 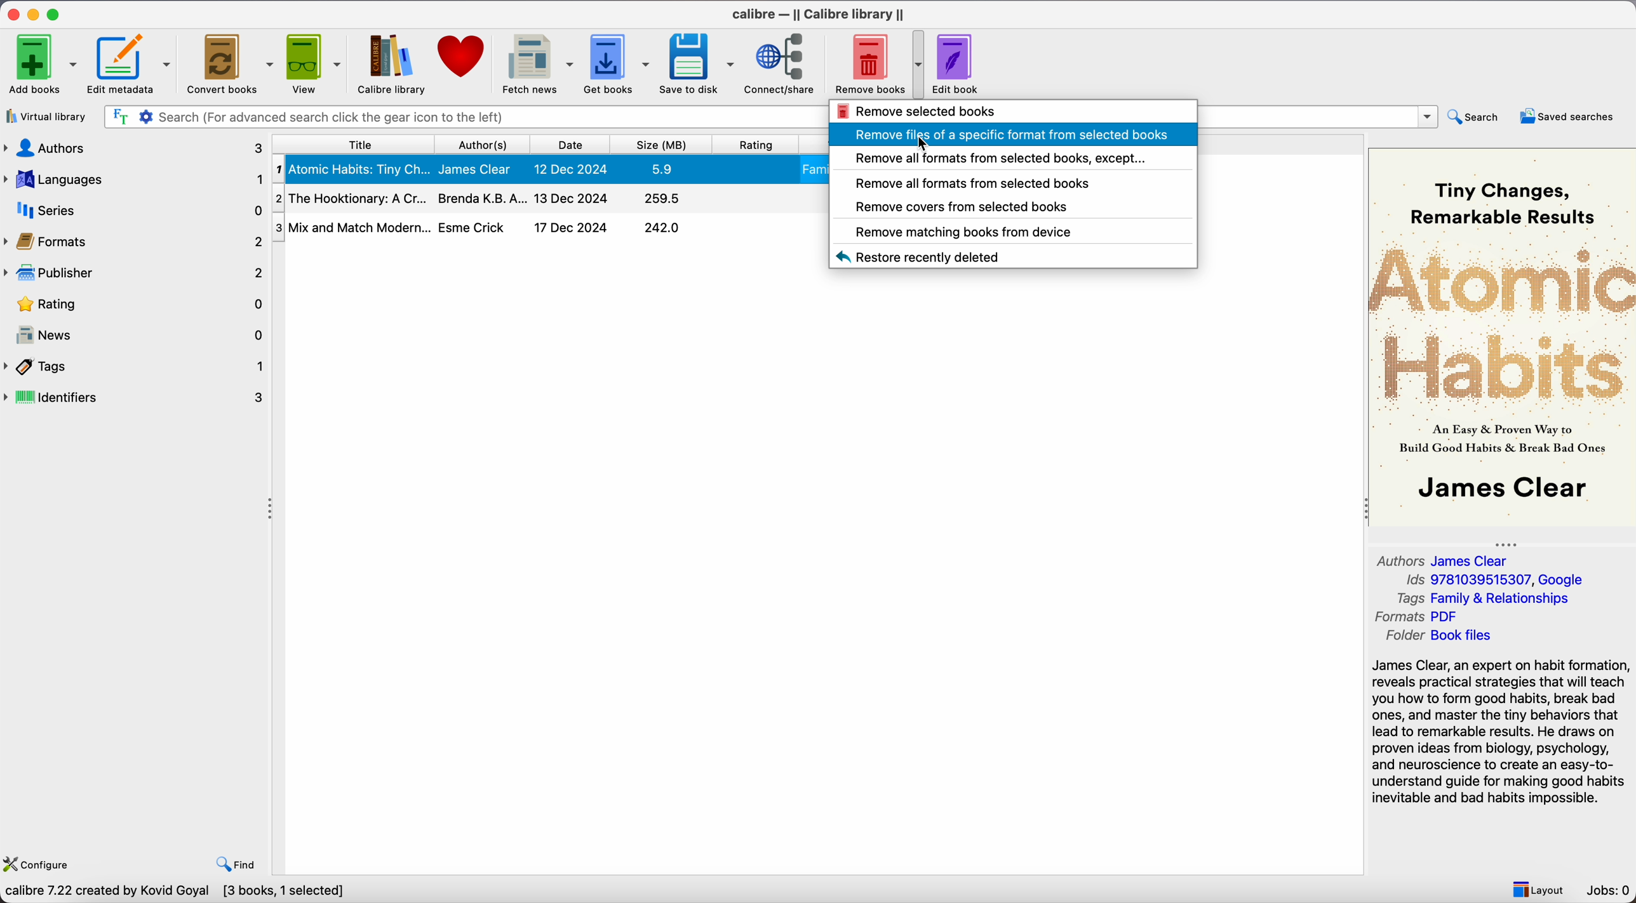 I want to click on book cover preview, so click(x=1502, y=336).